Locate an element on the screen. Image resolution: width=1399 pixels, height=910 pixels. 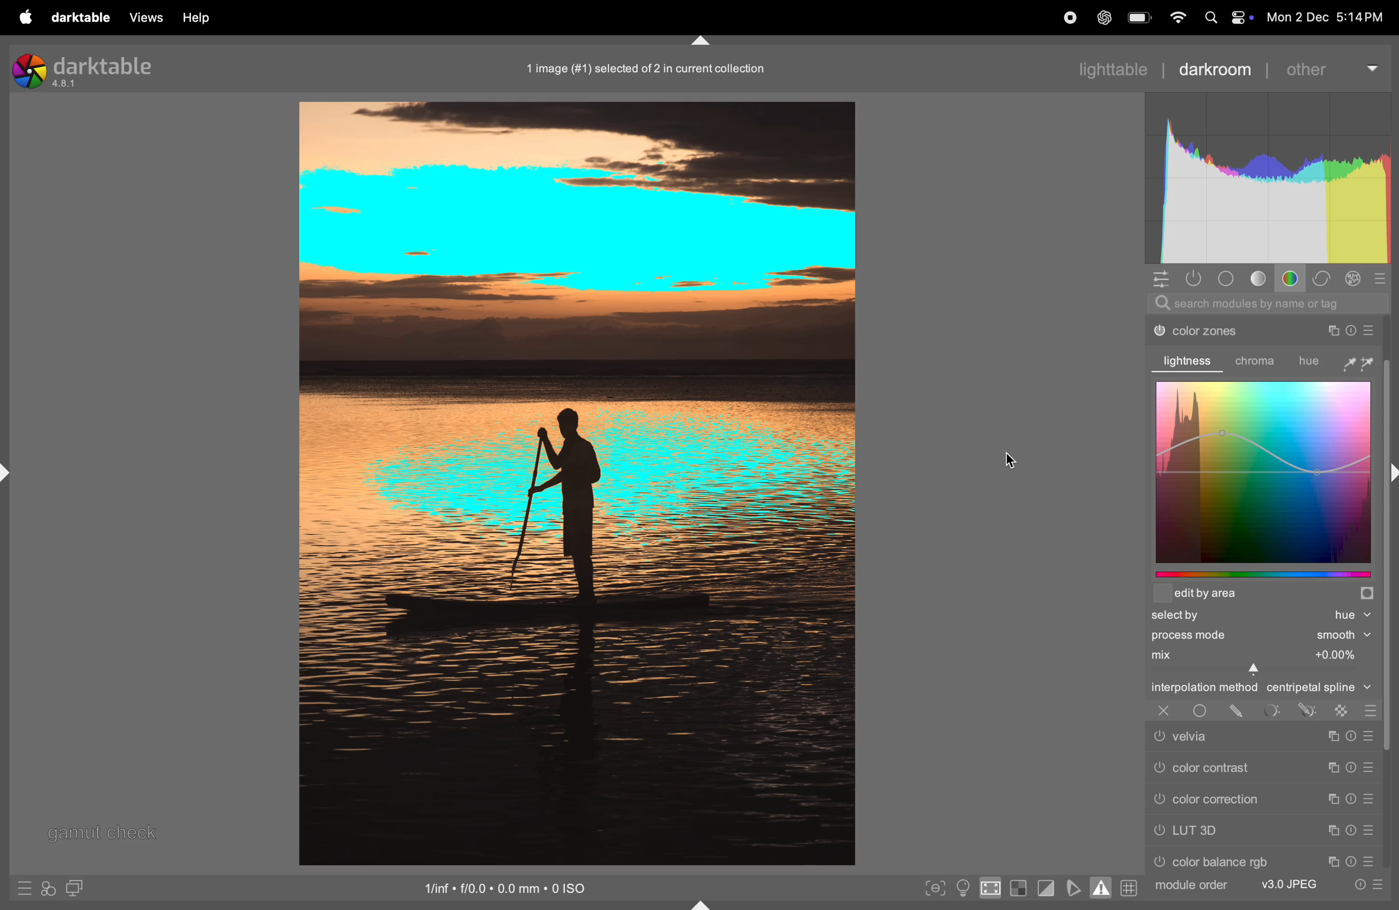
search modules by name or tag is located at coordinates (1268, 303).